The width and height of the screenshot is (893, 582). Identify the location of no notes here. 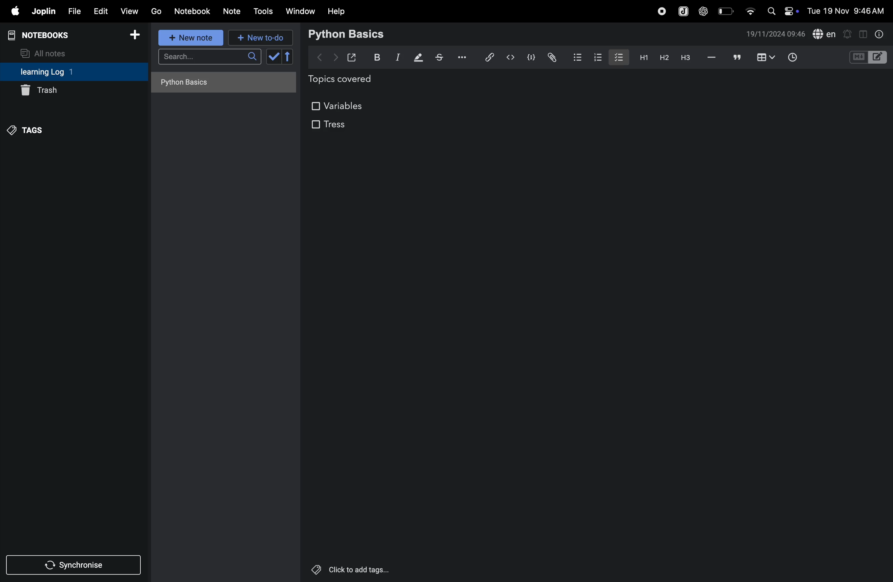
(221, 85).